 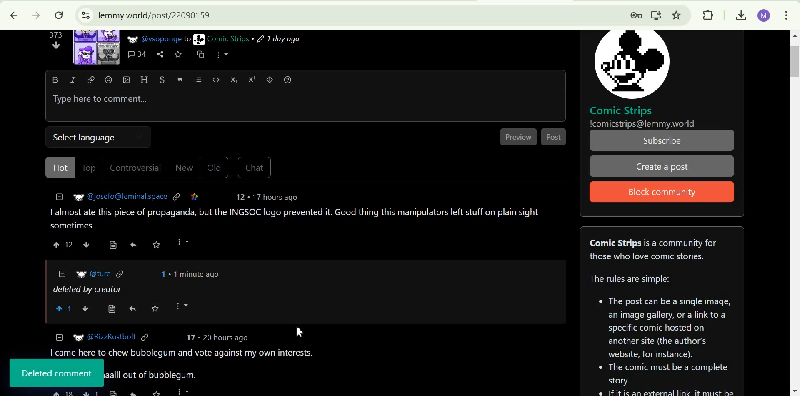 I want to click on Subscribe, so click(x=663, y=140).